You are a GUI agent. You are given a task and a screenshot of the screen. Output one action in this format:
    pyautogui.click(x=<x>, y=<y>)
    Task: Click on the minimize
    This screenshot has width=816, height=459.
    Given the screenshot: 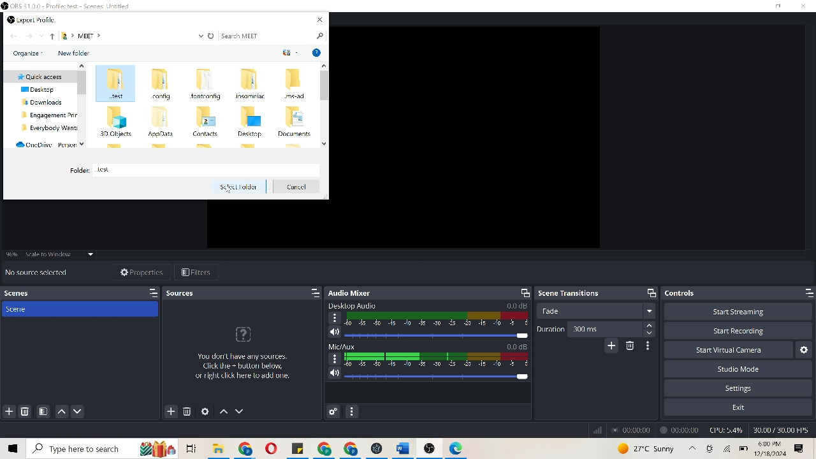 What is the action you would take?
    pyautogui.click(x=779, y=7)
    